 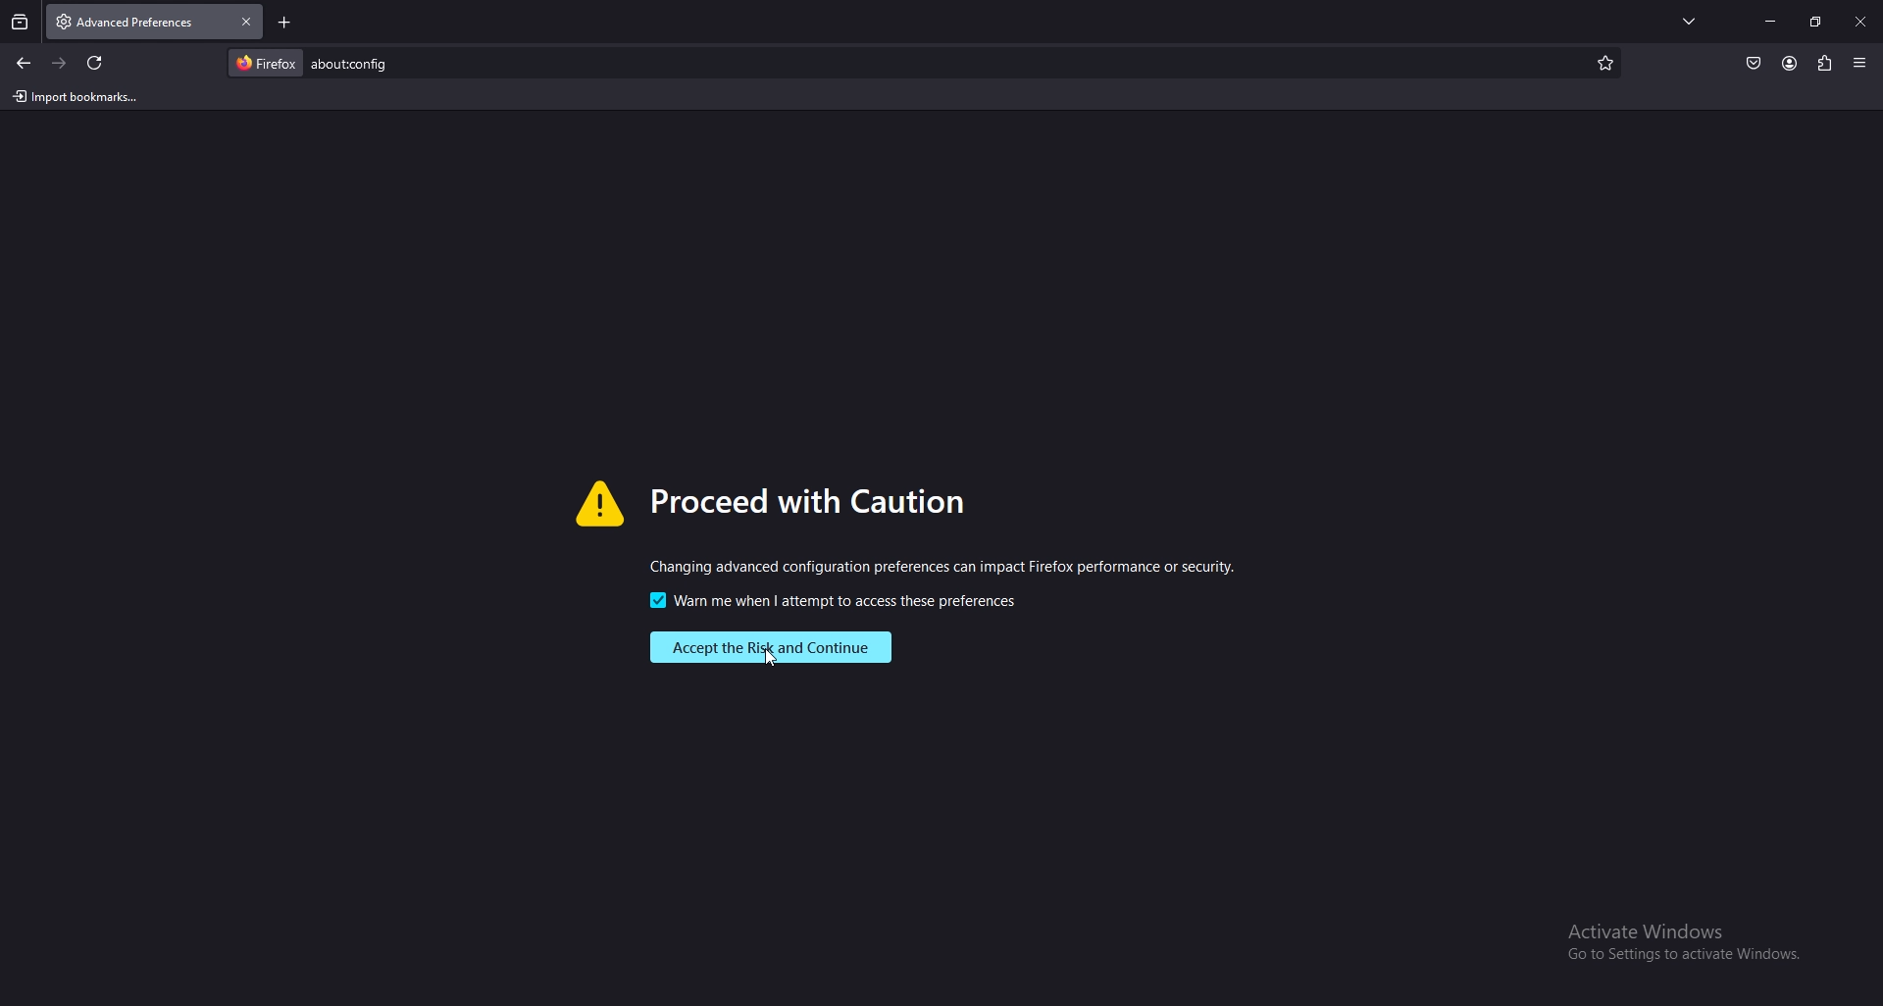 I want to click on resize, so click(x=1816, y=22).